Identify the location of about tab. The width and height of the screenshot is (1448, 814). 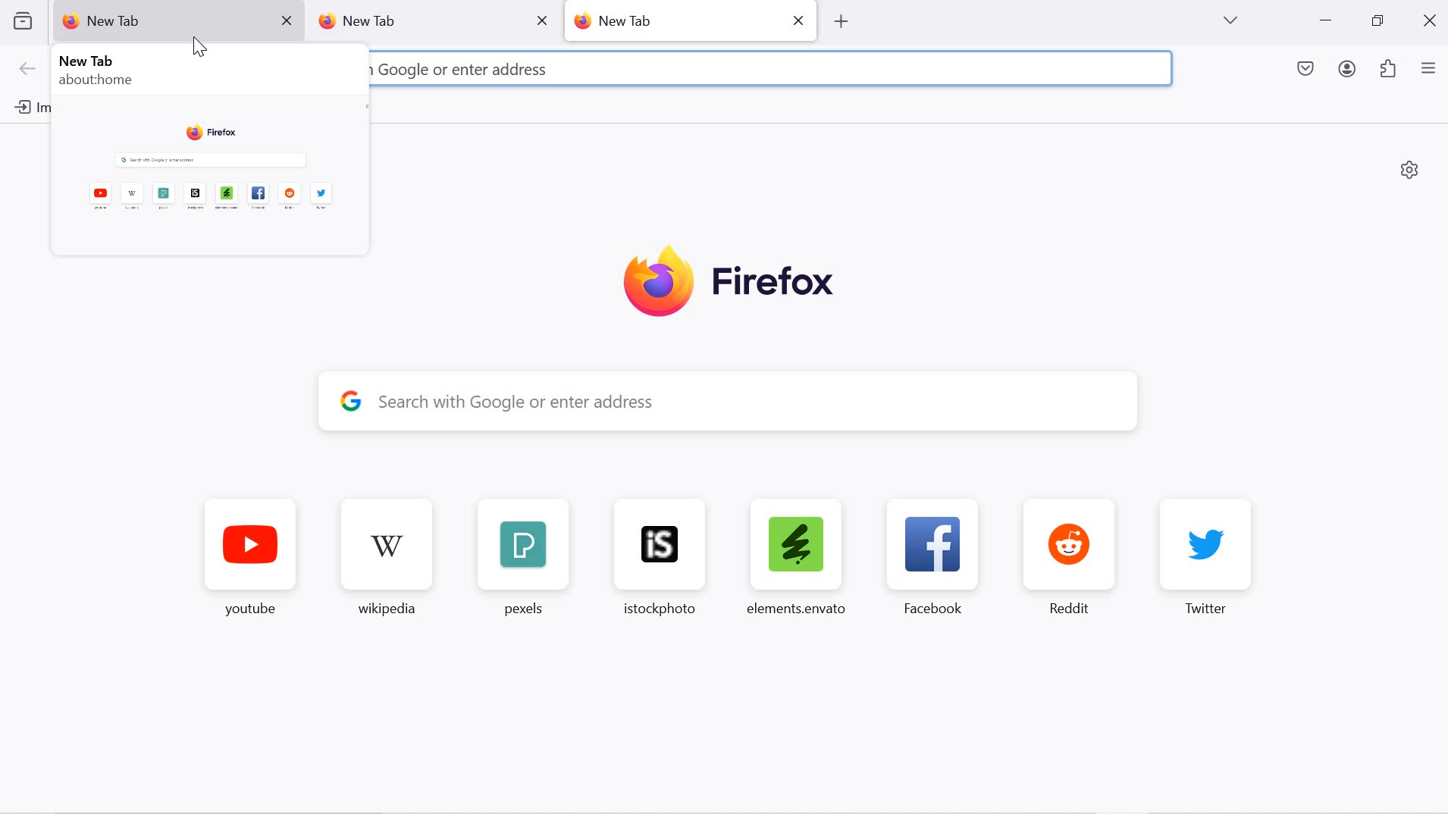
(205, 152).